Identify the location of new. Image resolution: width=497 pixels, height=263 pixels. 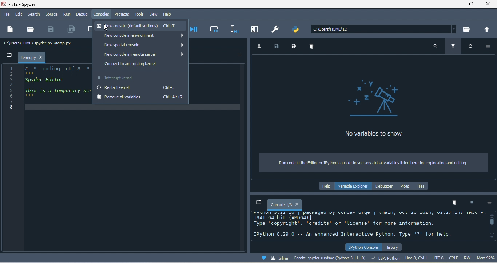
(11, 30).